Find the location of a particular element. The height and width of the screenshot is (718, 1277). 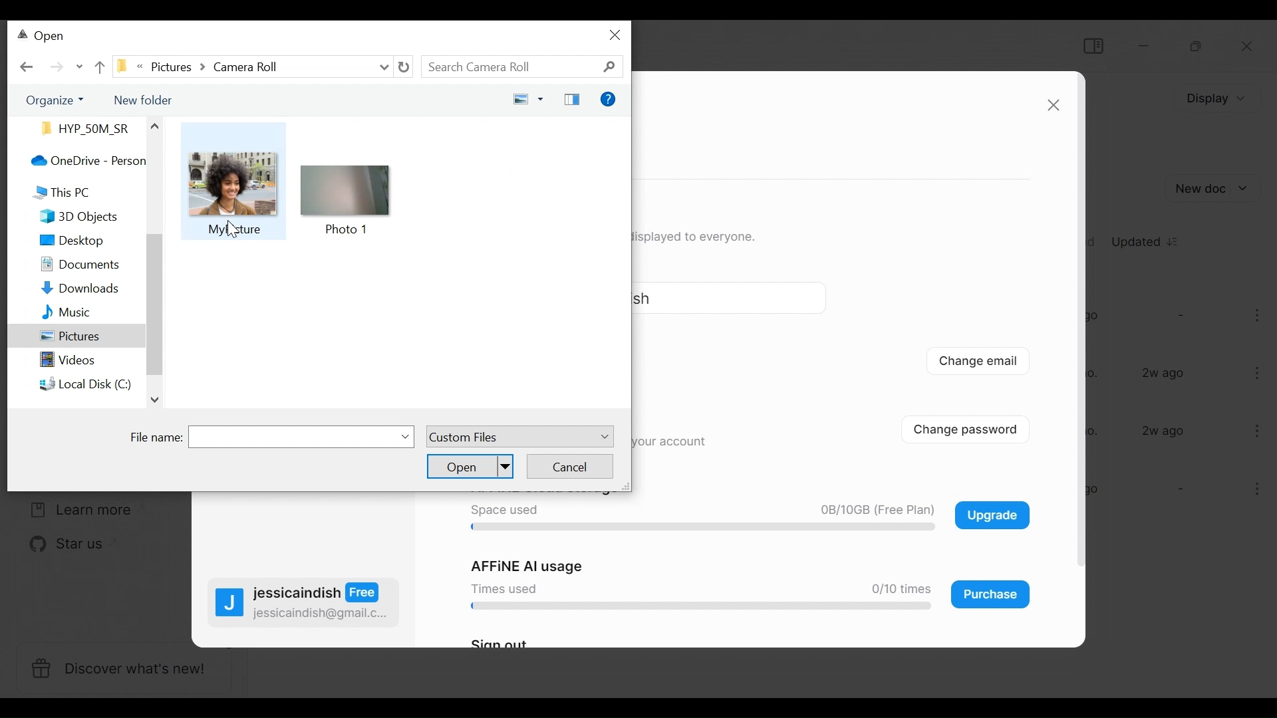

Times used is located at coordinates (501, 588).